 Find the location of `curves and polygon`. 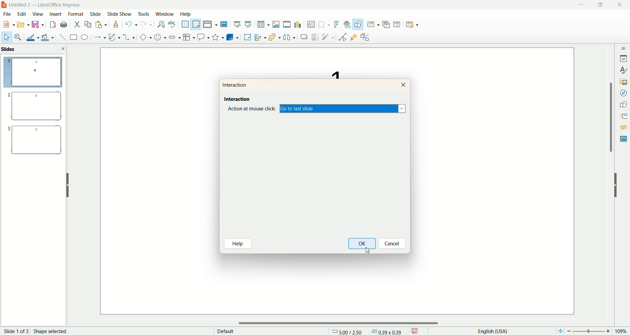

curves and polygon is located at coordinates (114, 36).